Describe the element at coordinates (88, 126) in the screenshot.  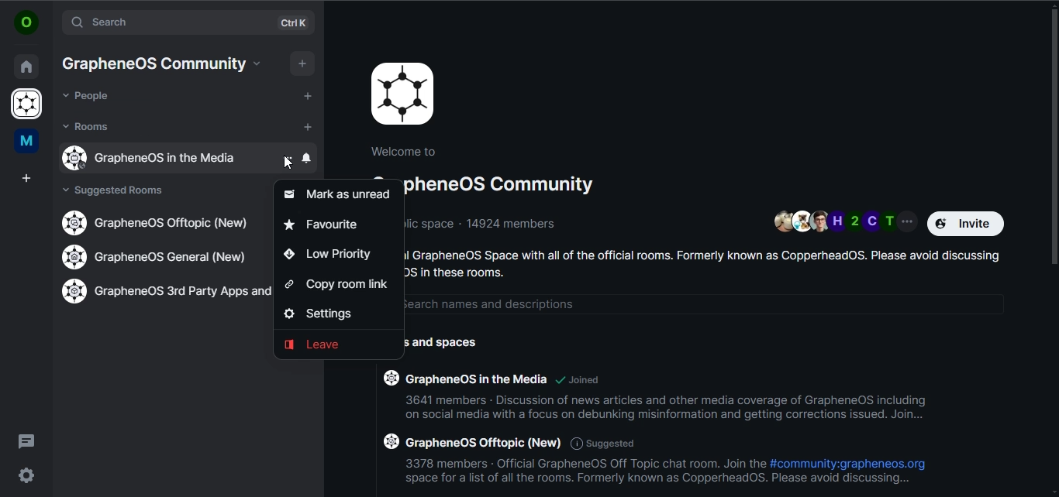
I see `rooms` at that location.